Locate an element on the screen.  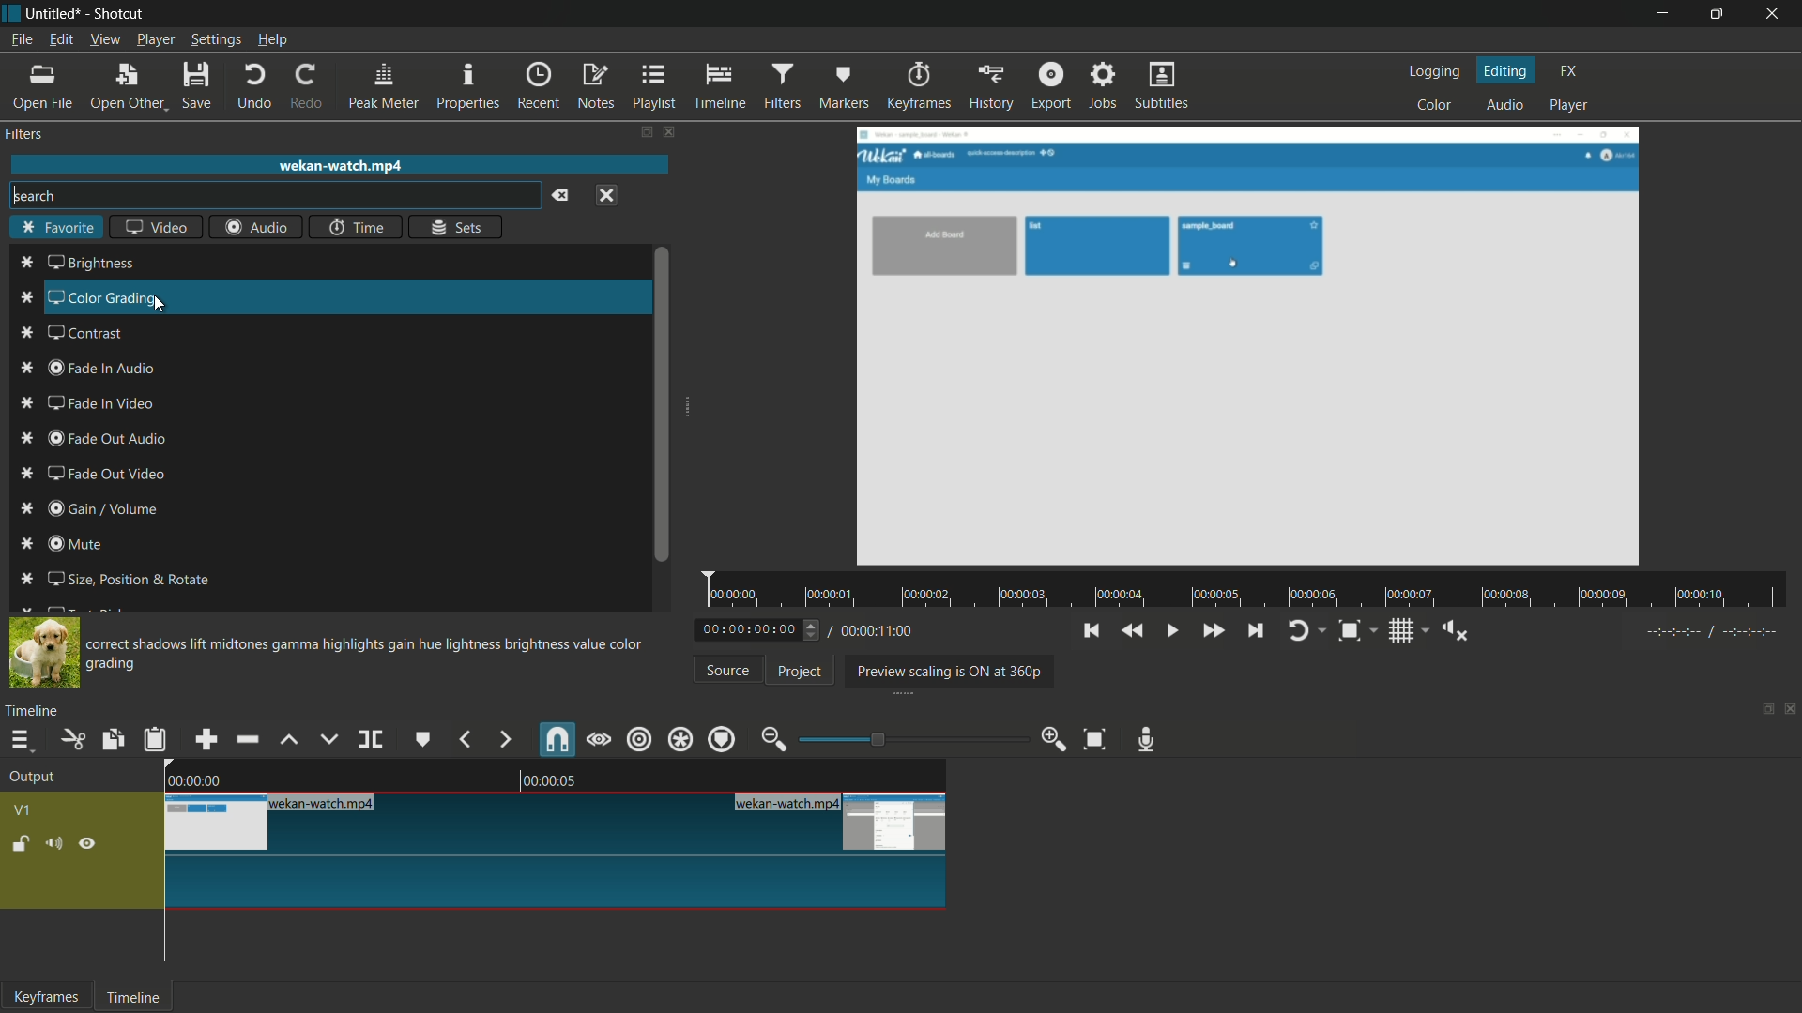
skip to the next point is located at coordinates (1257, 629).